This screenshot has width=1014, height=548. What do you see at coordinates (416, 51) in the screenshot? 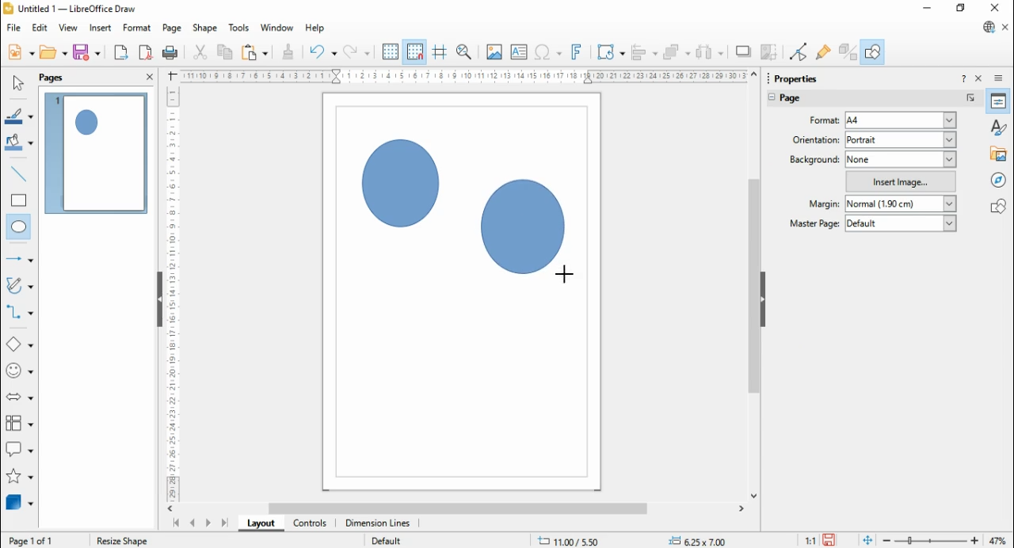
I see `snap to grid` at bounding box center [416, 51].